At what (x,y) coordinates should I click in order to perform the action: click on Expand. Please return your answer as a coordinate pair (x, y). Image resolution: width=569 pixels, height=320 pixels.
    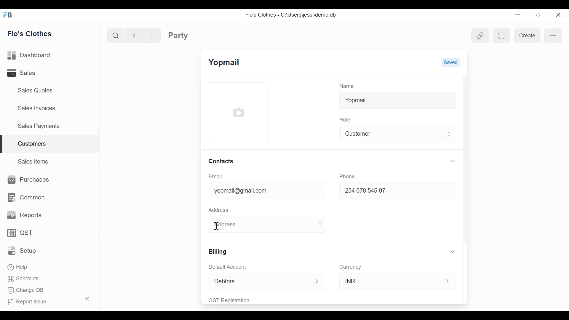
    Looking at the image, I should click on (453, 252).